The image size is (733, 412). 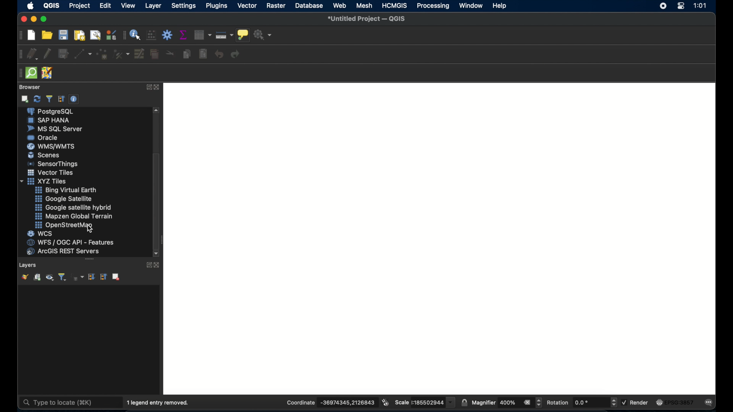 I want to click on magnifier, so click(x=507, y=402).